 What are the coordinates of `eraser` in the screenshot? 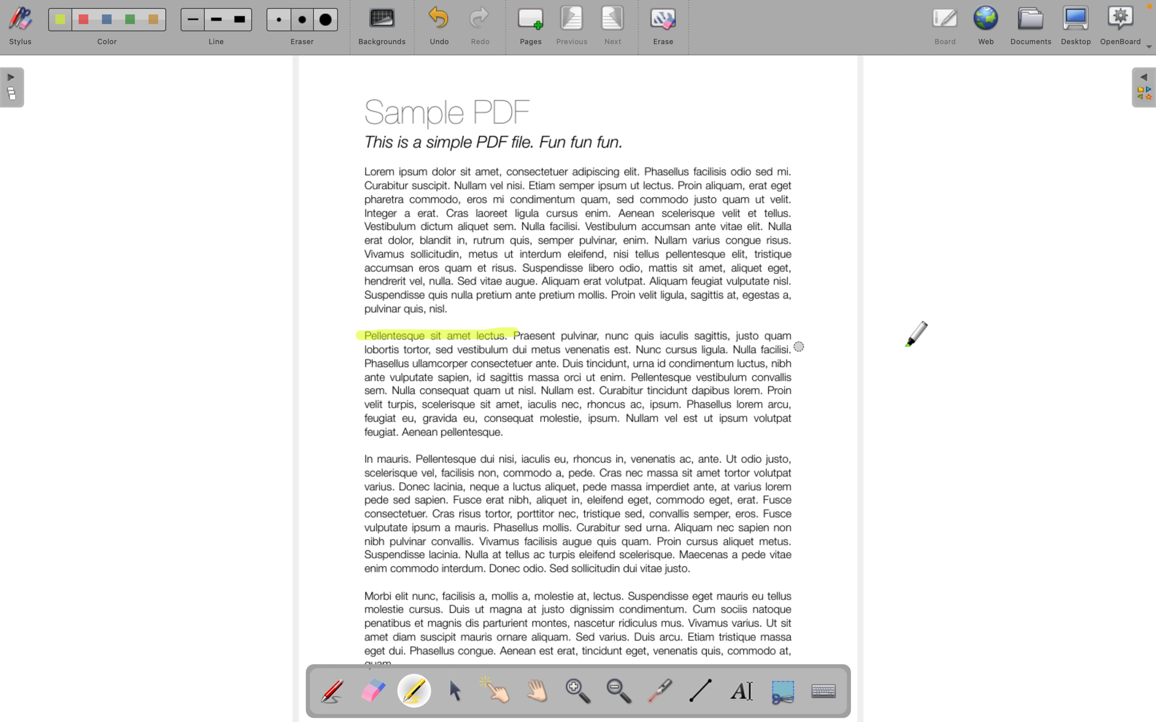 It's located at (373, 691).